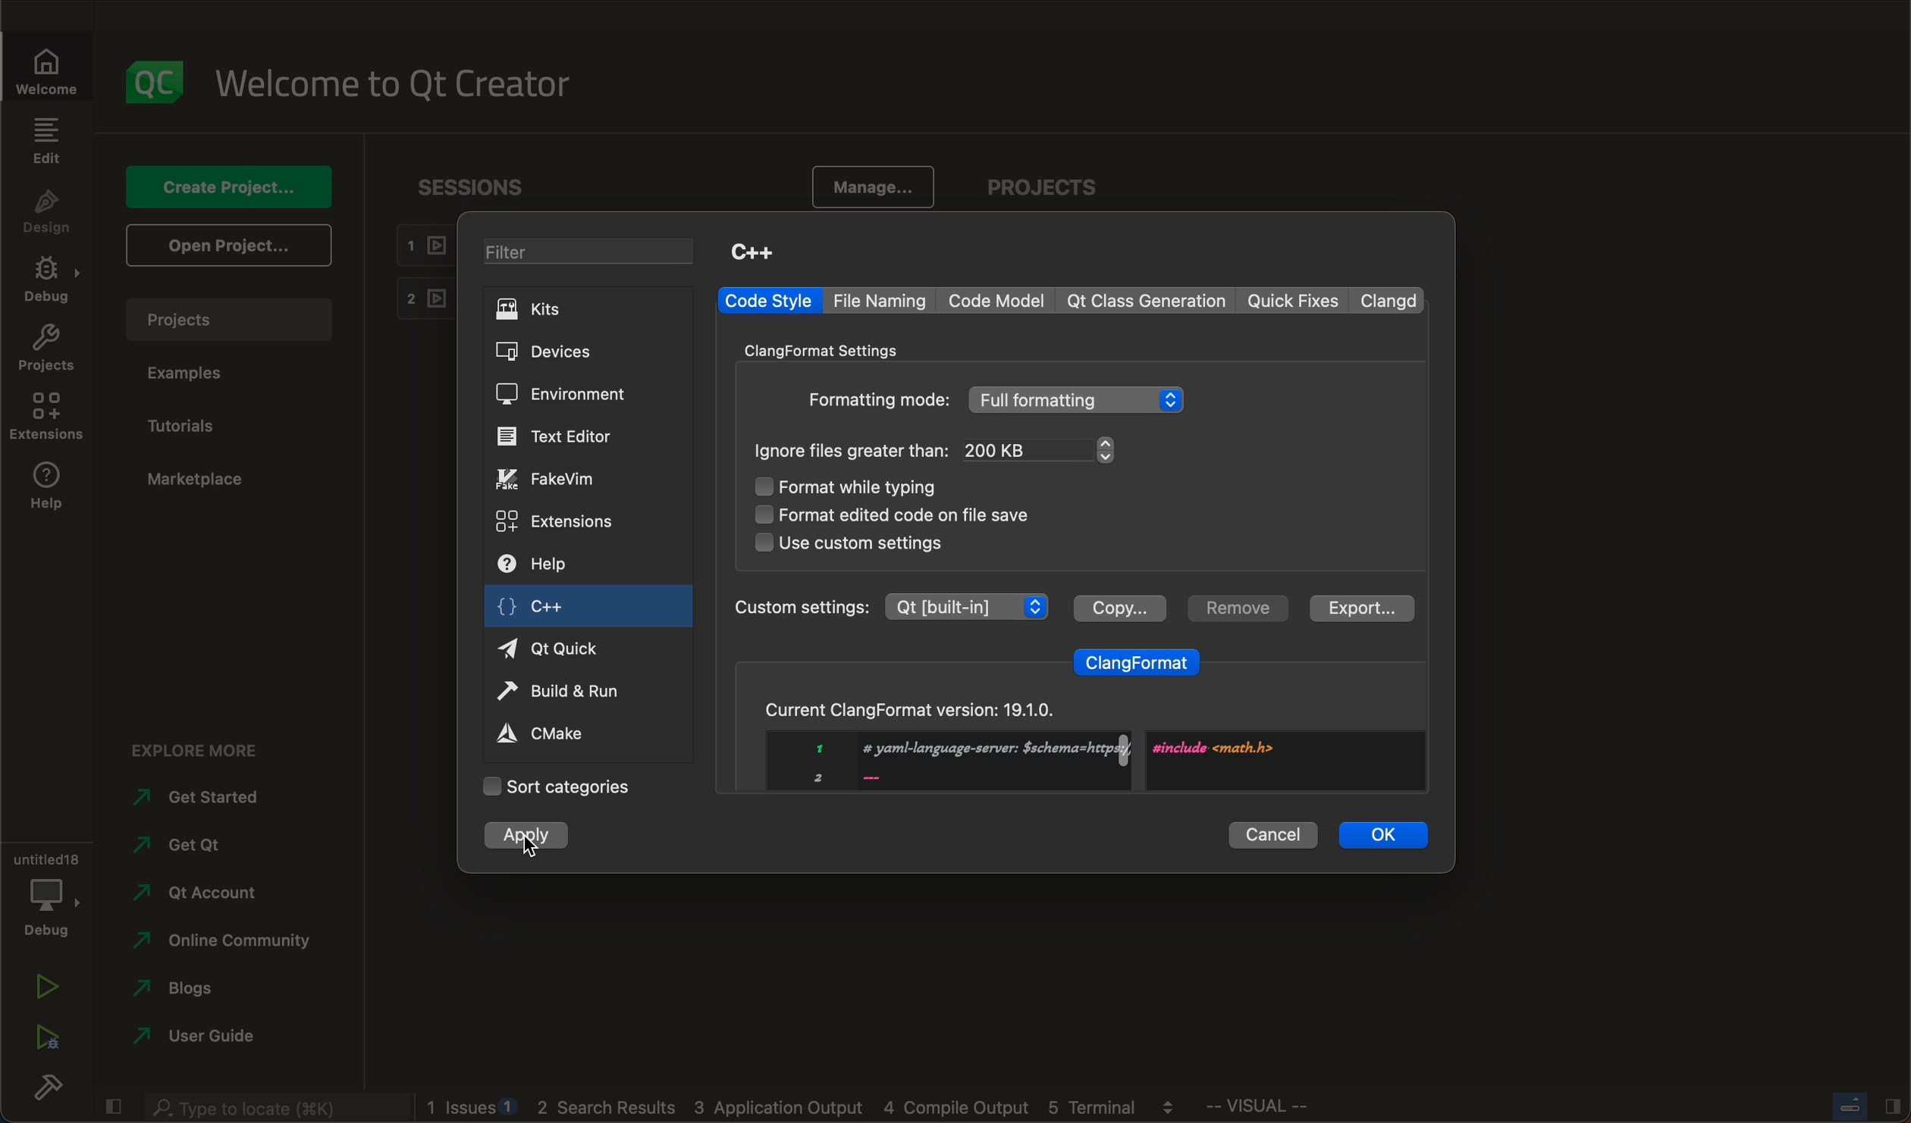 This screenshot has width=1911, height=1123. I want to click on editor, so click(557, 436).